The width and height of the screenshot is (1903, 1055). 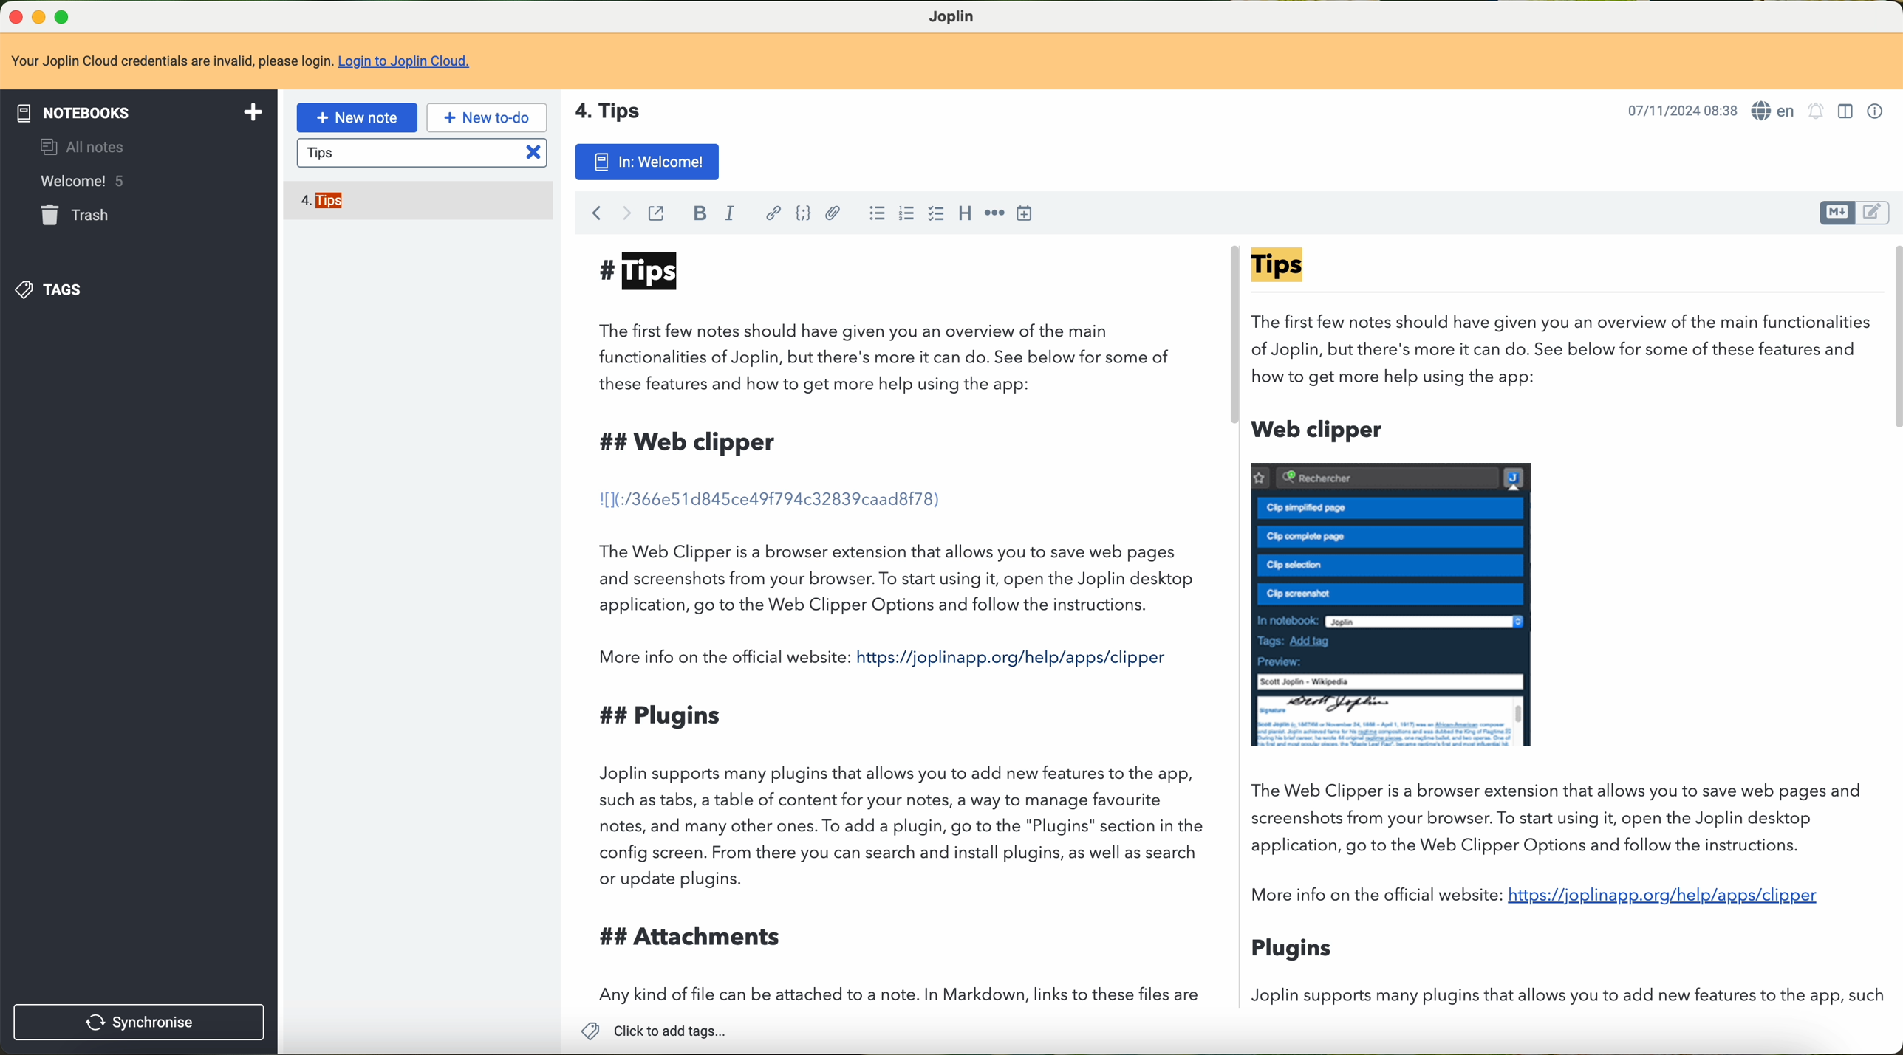 I want to click on tips note, so click(x=326, y=202).